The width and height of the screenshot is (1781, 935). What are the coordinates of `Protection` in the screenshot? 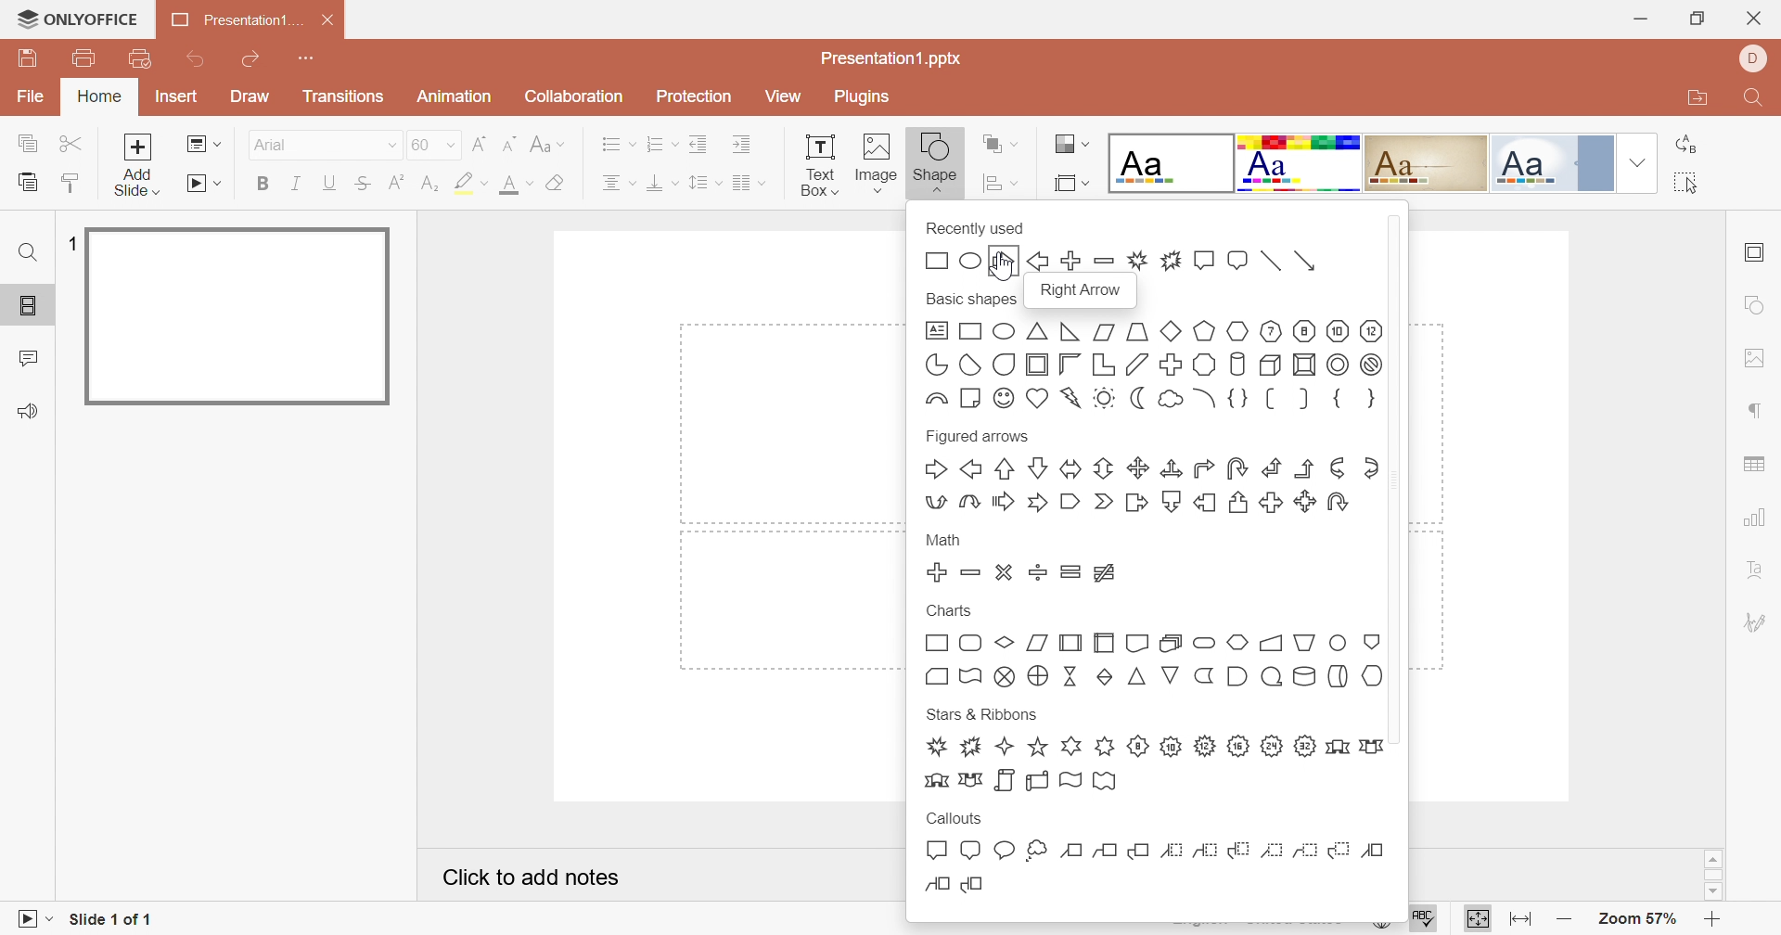 It's located at (691, 101).